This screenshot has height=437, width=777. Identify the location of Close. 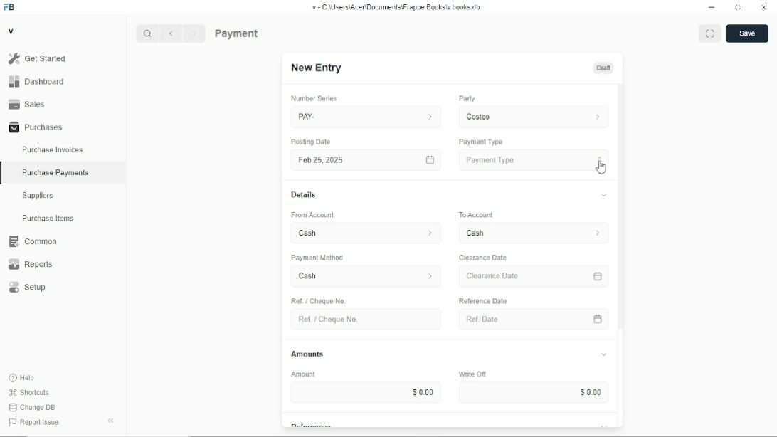
(764, 7).